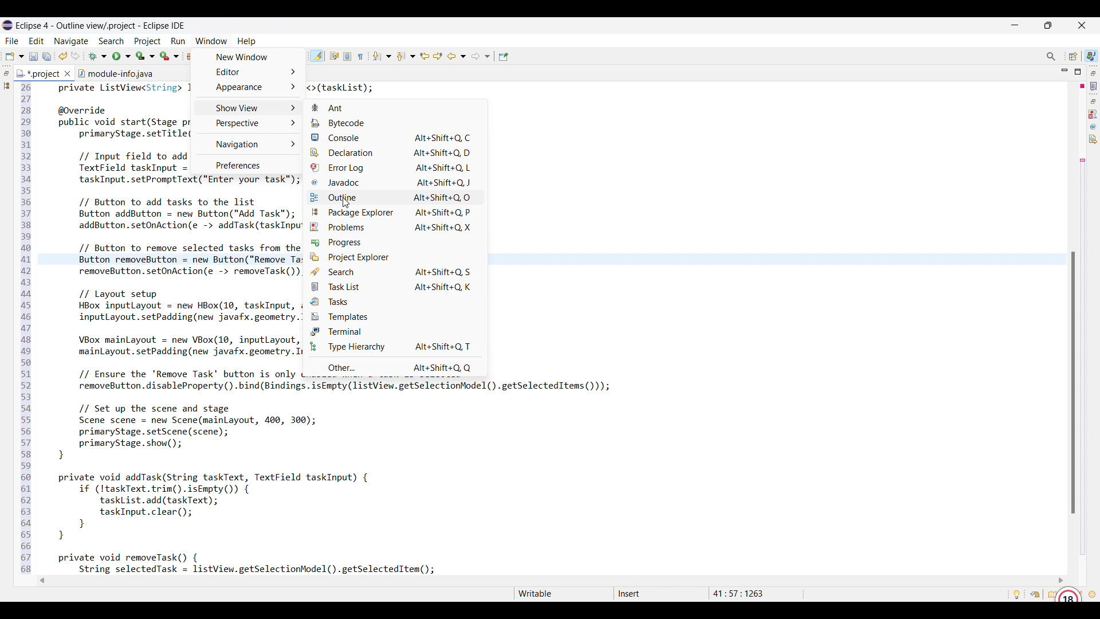 This screenshot has height=619, width=1100. Describe the element at coordinates (14, 56) in the screenshot. I see `New options` at that location.